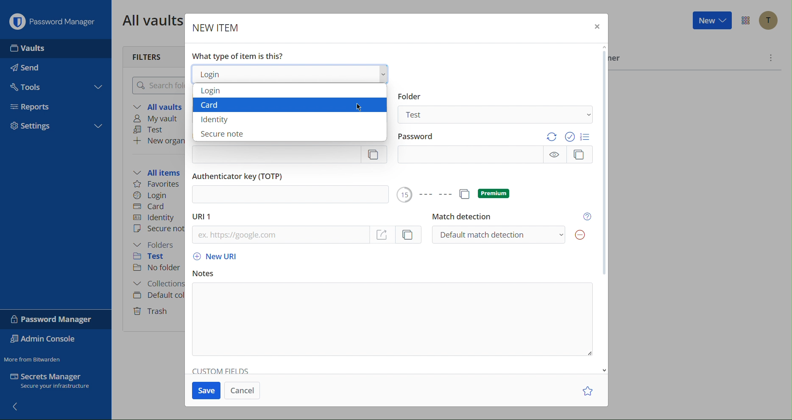 The image size is (792, 420). Describe the element at coordinates (244, 54) in the screenshot. I see `What type of item is this?` at that location.